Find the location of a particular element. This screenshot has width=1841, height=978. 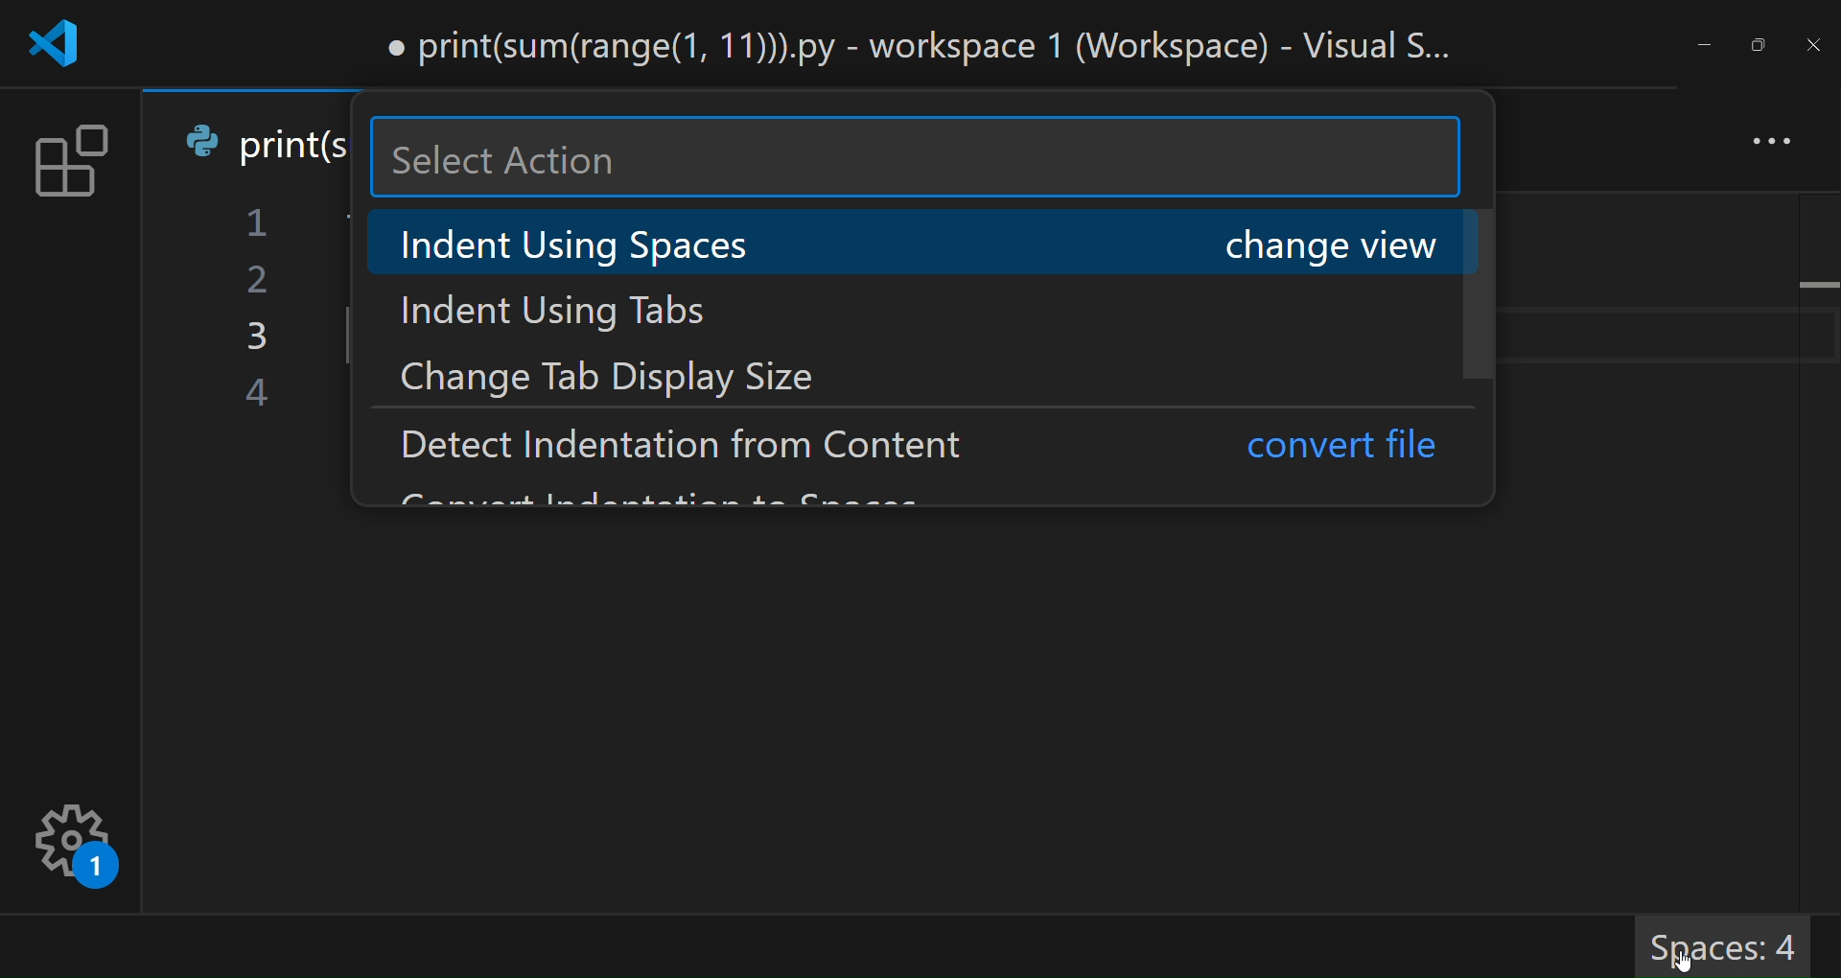

tab name is located at coordinates (265, 142).